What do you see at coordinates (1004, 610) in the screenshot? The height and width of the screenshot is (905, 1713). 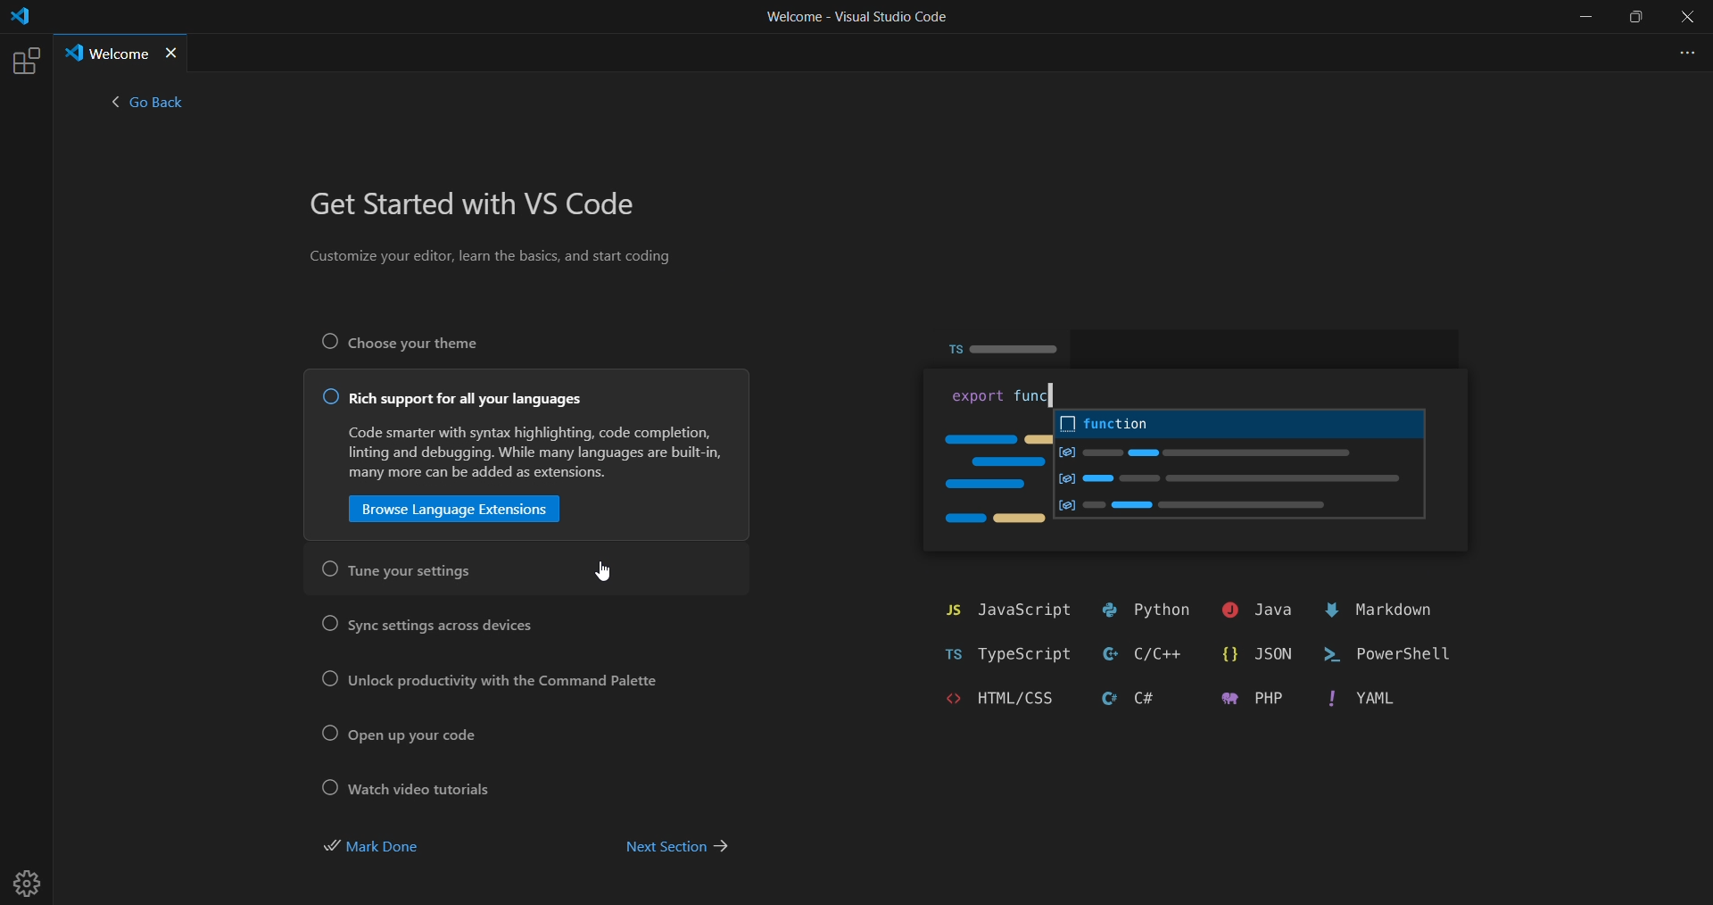 I see `JavaScript` at bounding box center [1004, 610].